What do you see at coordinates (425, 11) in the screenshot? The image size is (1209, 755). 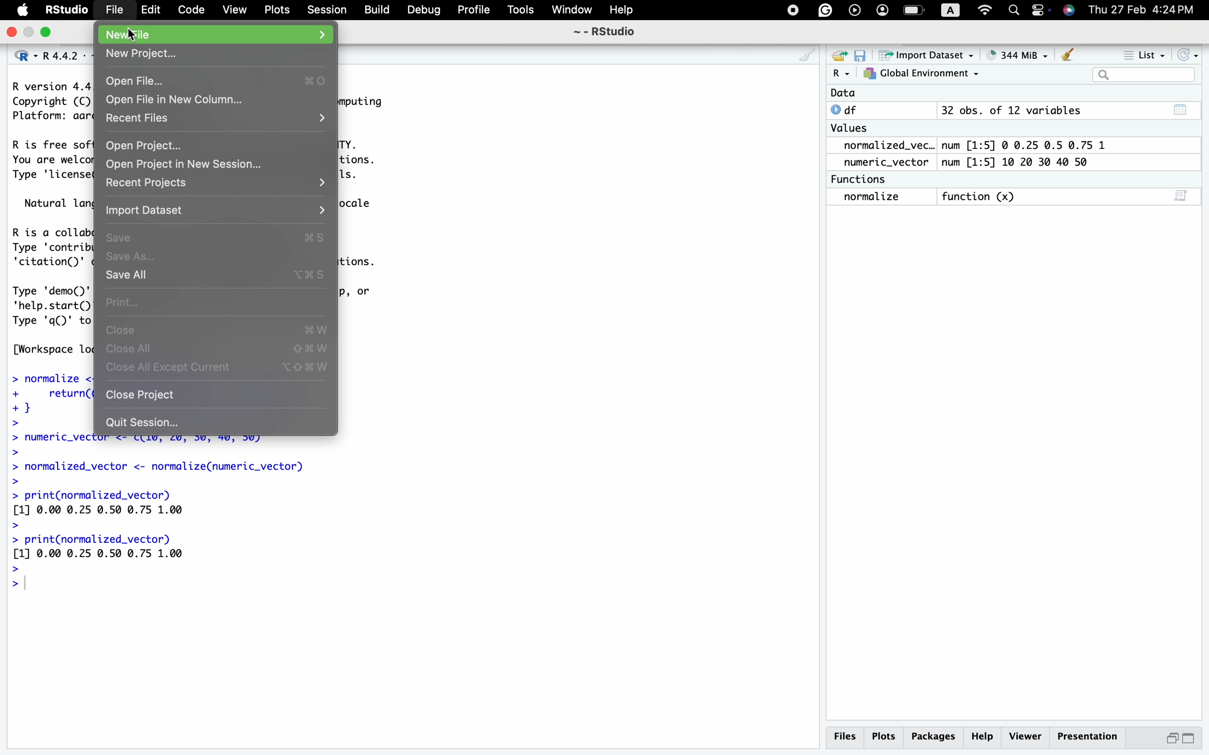 I see `Debug` at bounding box center [425, 11].